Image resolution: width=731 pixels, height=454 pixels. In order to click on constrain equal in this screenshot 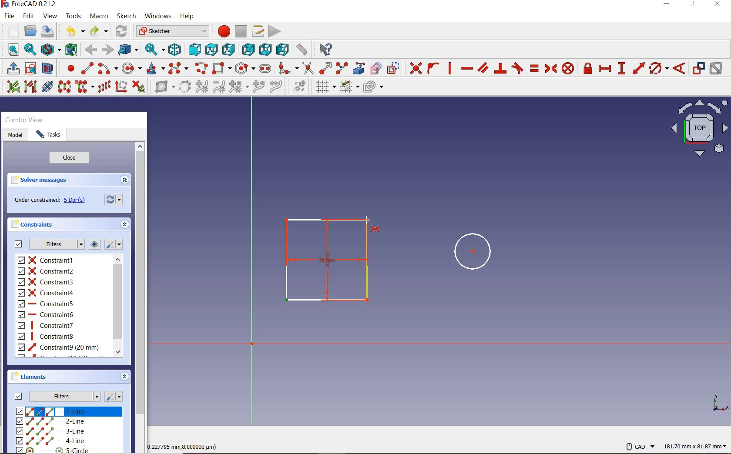, I will do `click(534, 70)`.